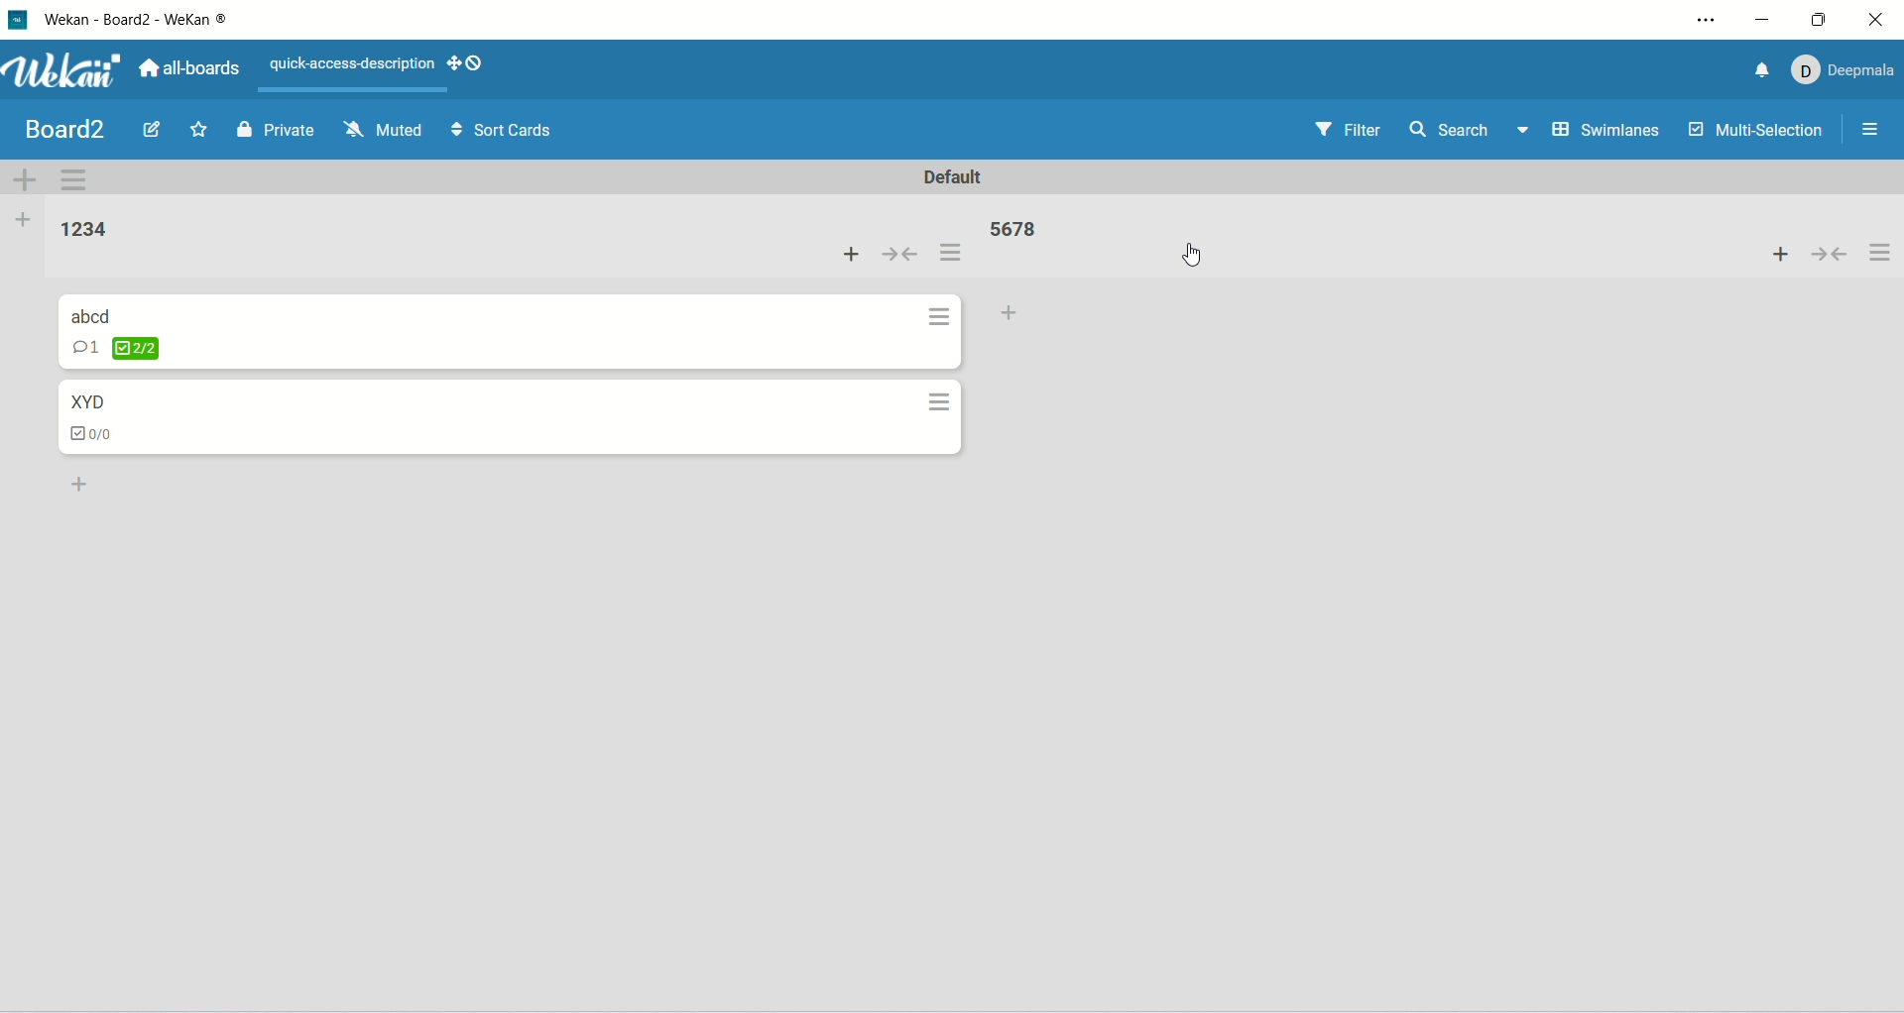  What do you see at coordinates (20, 175) in the screenshot?
I see `add swimlane` at bounding box center [20, 175].